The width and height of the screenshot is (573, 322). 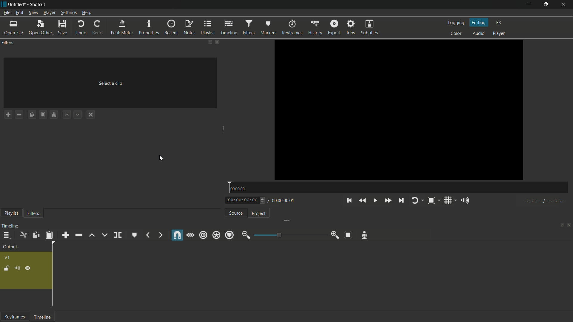 What do you see at coordinates (401, 200) in the screenshot?
I see `skip to the next point` at bounding box center [401, 200].